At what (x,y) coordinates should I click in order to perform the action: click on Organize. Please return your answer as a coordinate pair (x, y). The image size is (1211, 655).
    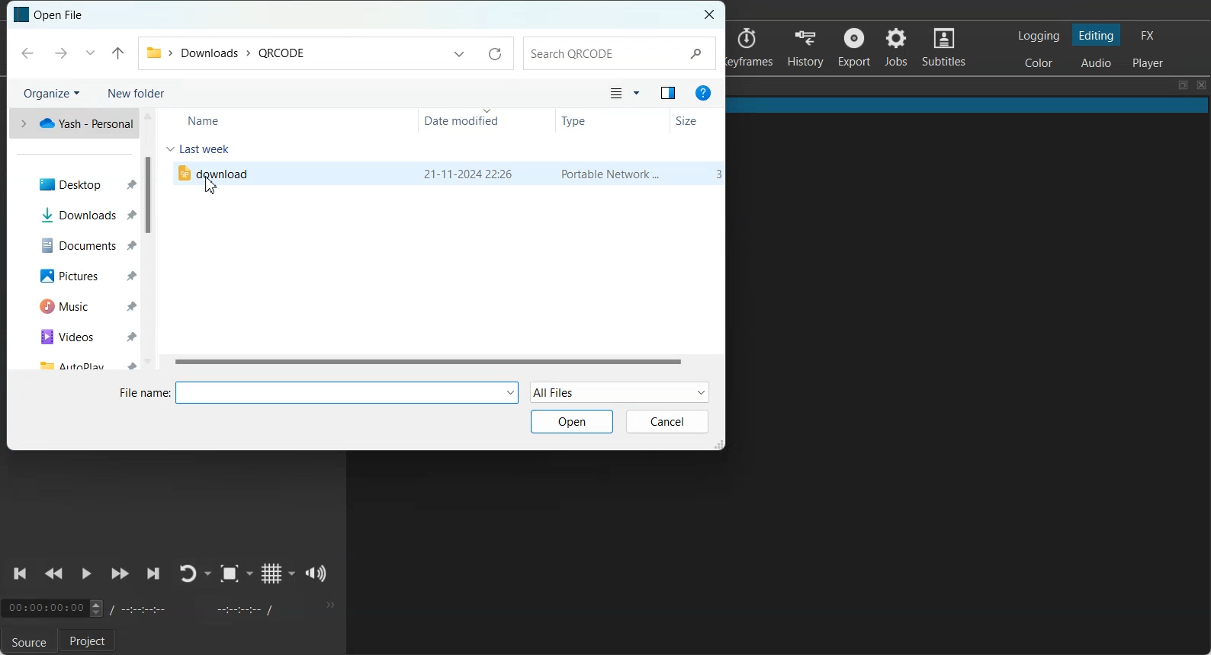
    Looking at the image, I should click on (50, 93).